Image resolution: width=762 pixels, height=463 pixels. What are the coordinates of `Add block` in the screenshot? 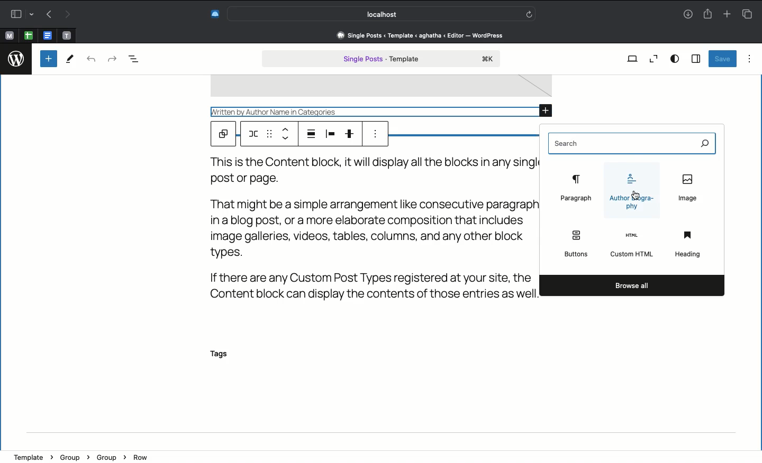 It's located at (546, 111).